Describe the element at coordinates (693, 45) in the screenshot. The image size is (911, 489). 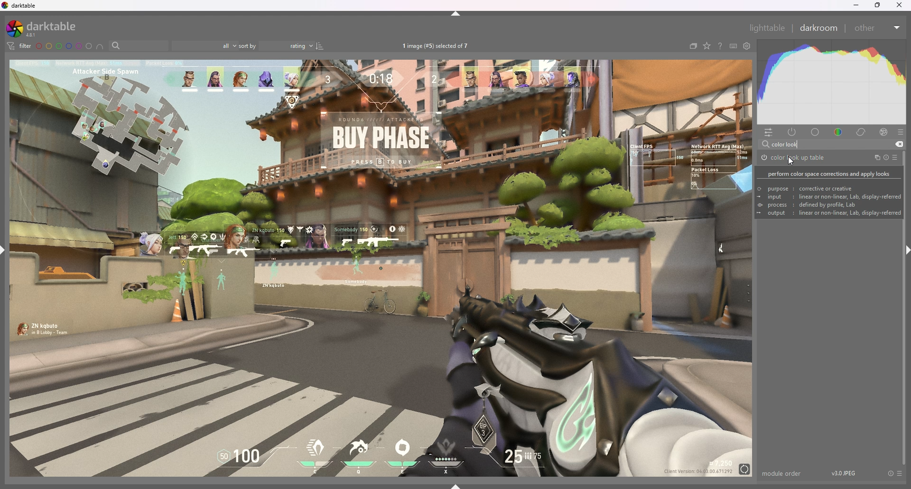
I see `collapse grouped images` at that location.